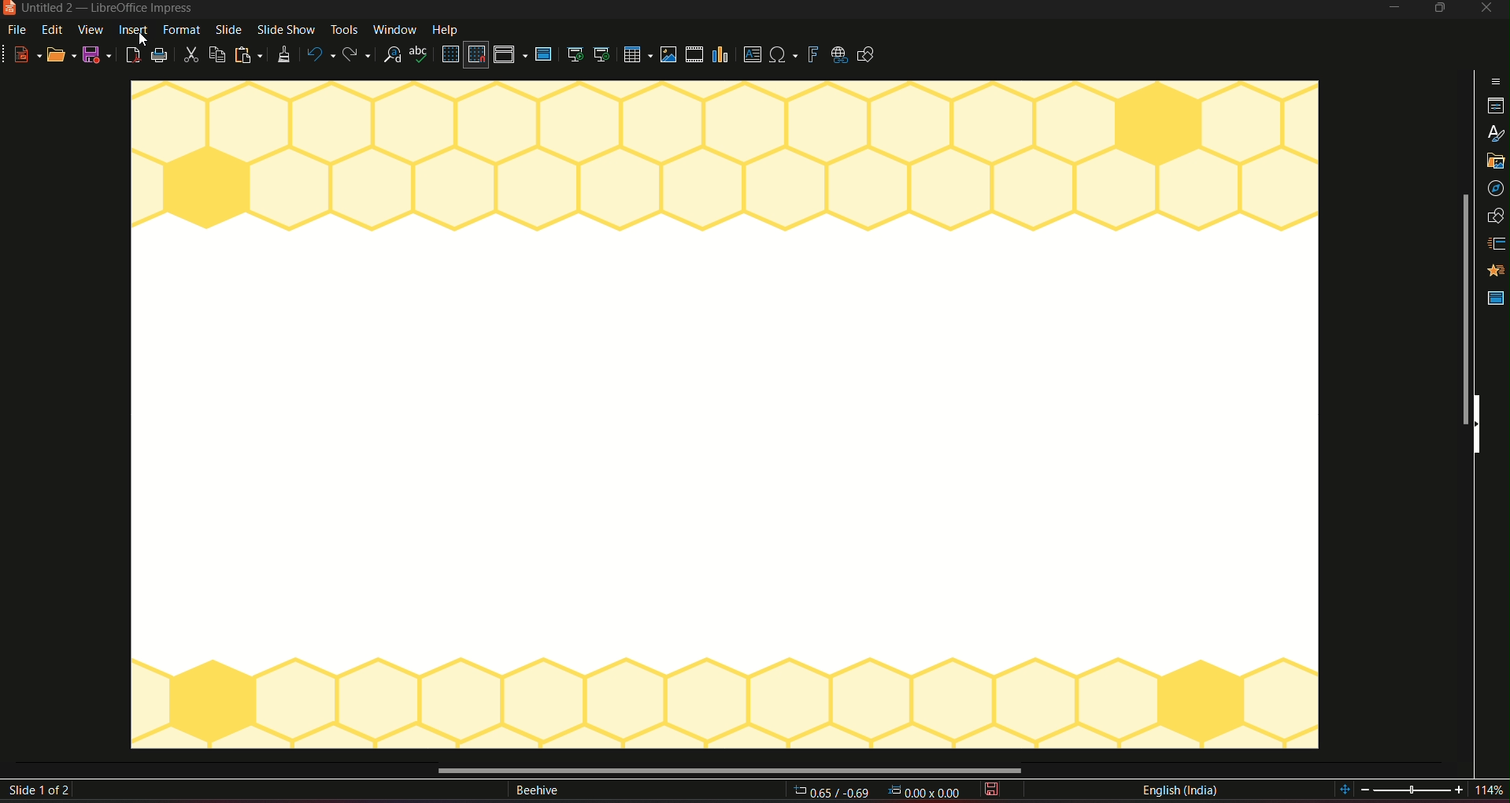 The width and height of the screenshot is (1510, 803). Describe the element at coordinates (53, 31) in the screenshot. I see `edit` at that location.